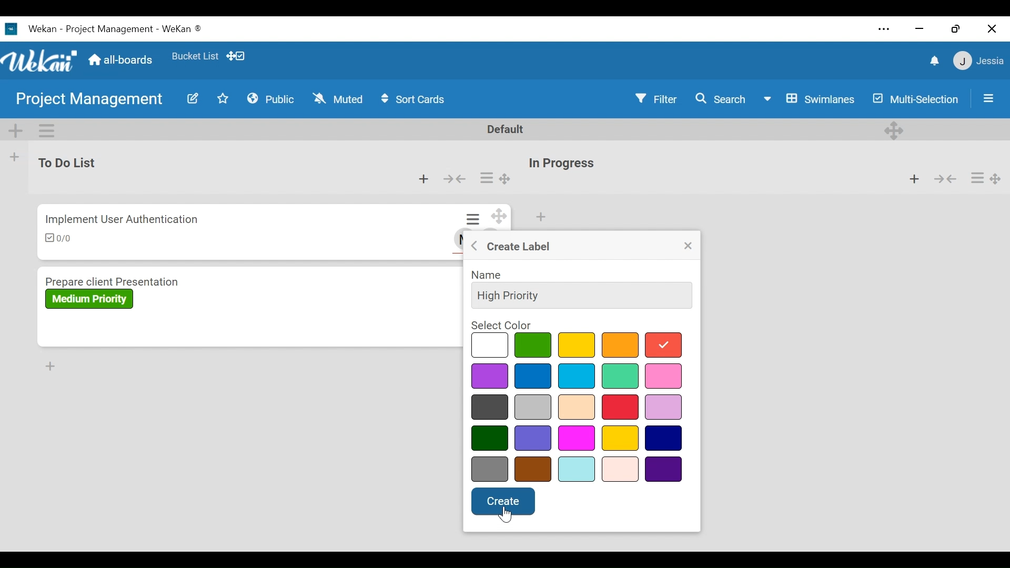  What do you see at coordinates (581, 296) in the screenshot?
I see `Name Field` at bounding box center [581, 296].